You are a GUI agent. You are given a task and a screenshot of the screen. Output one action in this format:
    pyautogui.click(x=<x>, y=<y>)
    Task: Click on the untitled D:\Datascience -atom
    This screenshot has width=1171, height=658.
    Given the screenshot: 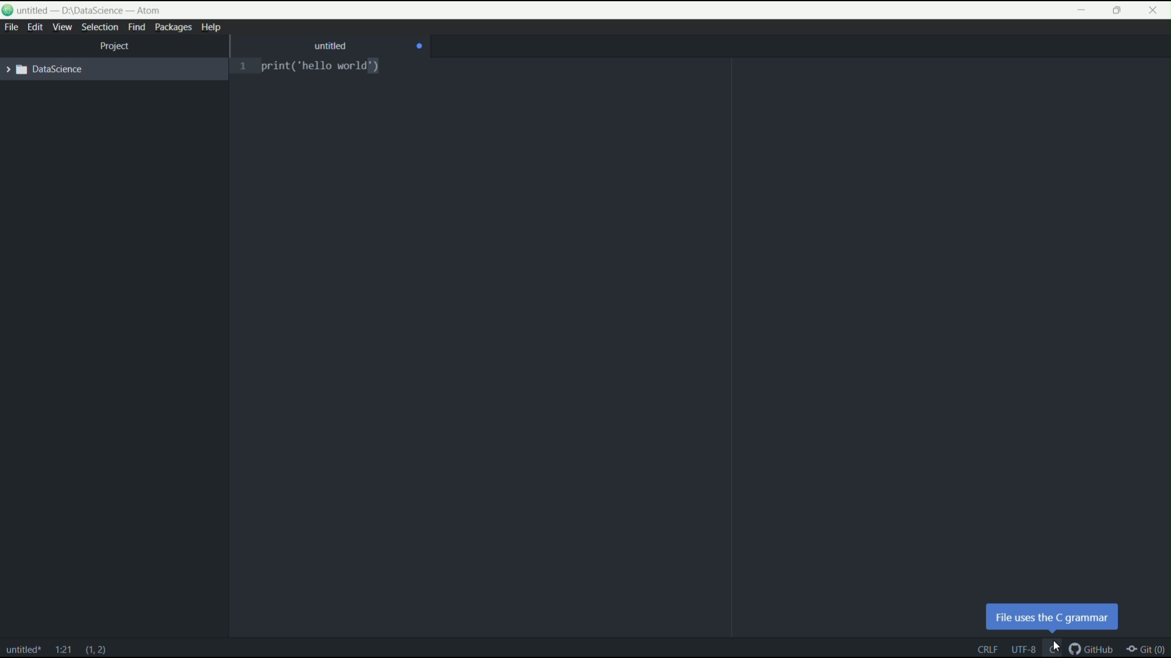 What is the action you would take?
    pyautogui.click(x=91, y=10)
    